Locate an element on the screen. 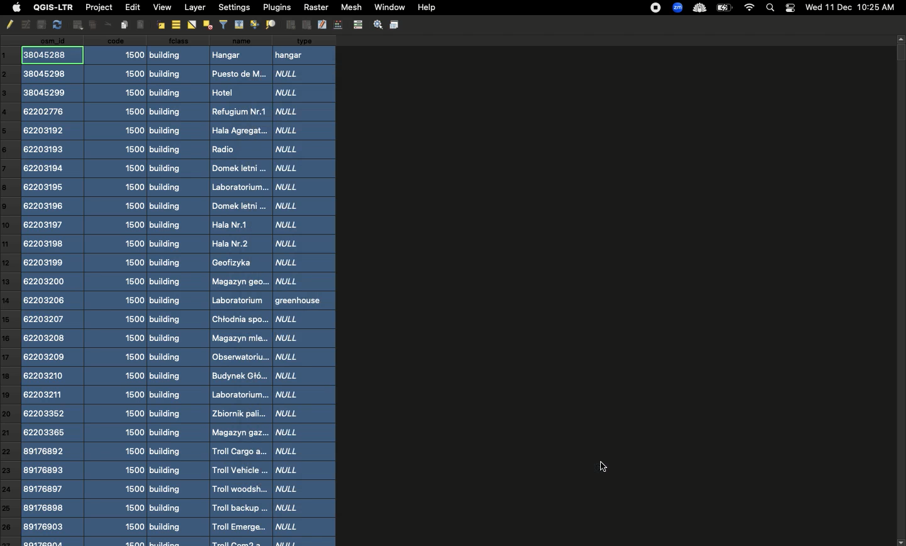  Mesh is located at coordinates (349, 7).